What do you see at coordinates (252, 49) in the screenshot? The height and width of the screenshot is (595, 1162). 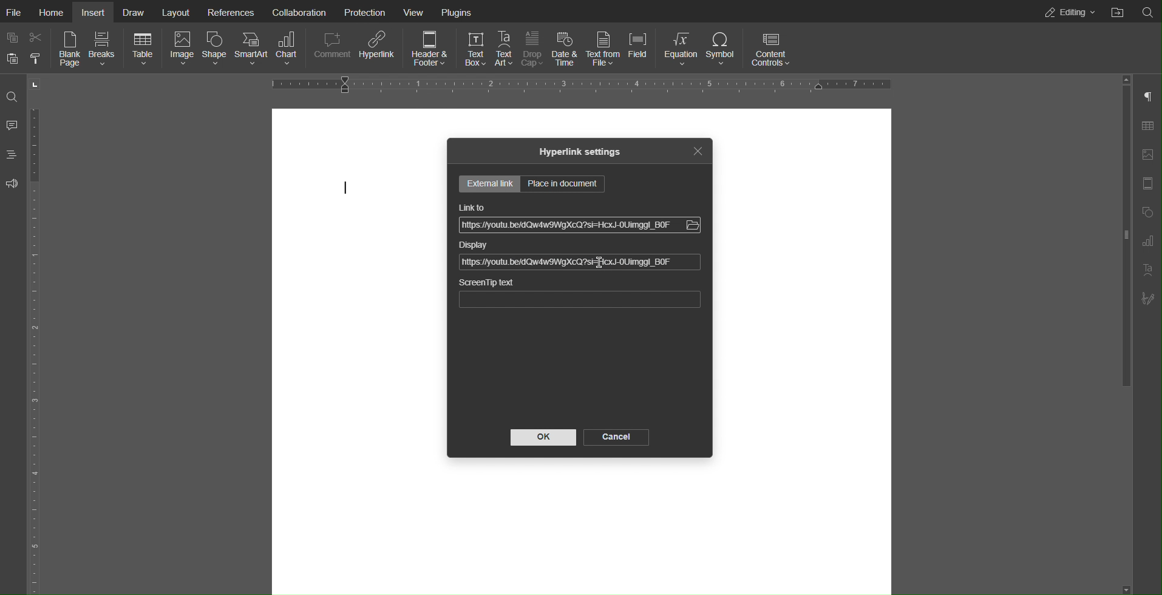 I see `SmartArt` at bounding box center [252, 49].